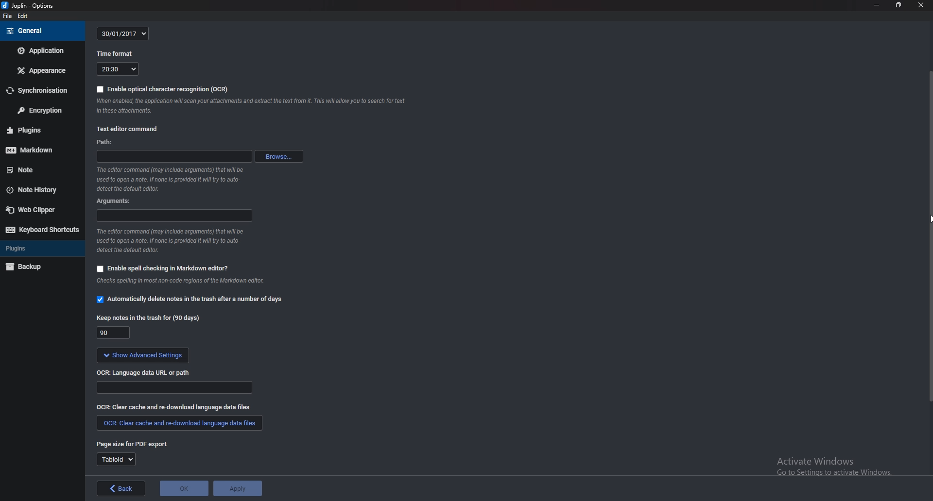 The image size is (933, 501). I want to click on 20:30, so click(117, 70).